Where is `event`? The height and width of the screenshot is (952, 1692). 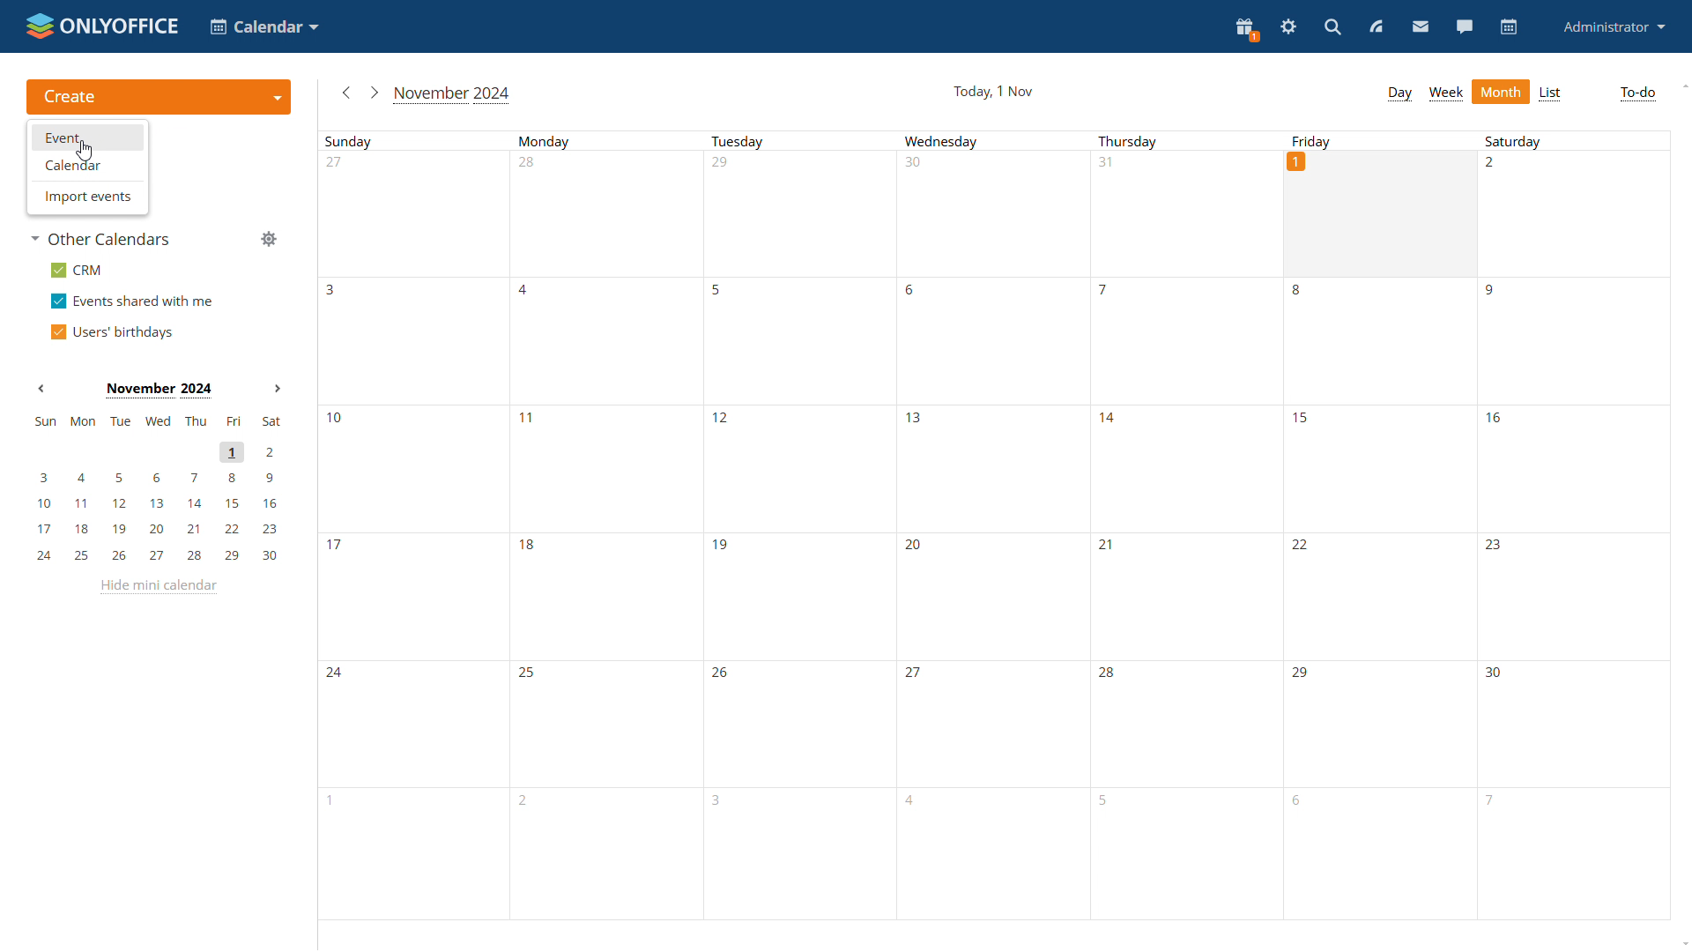
event is located at coordinates (86, 138).